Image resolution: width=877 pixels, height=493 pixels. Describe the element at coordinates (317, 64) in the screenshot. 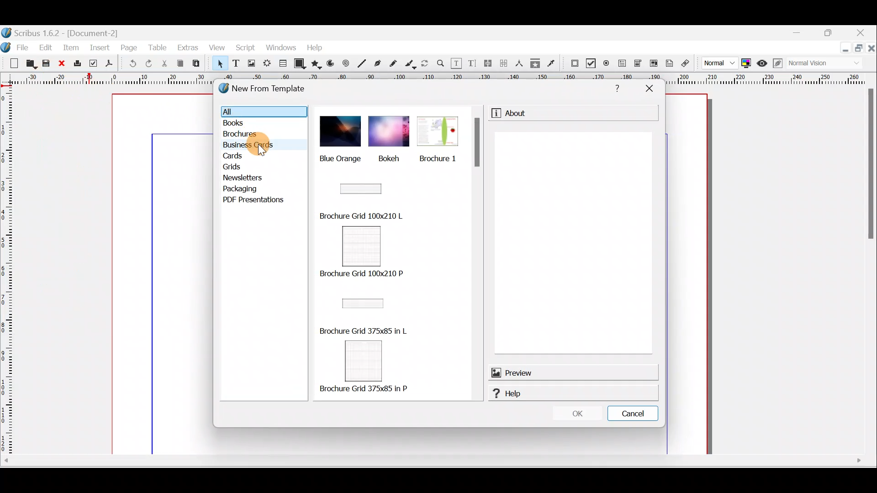

I see `Polygon` at that location.